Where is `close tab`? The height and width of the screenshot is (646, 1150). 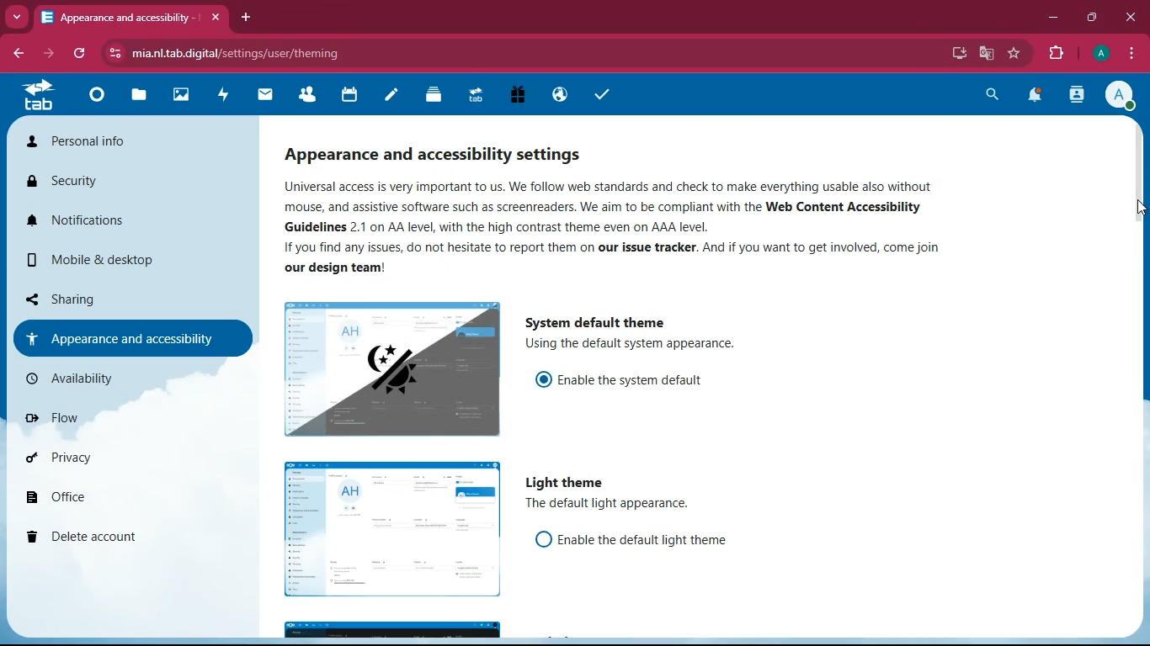
close tab is located at coordinates (216, 19).